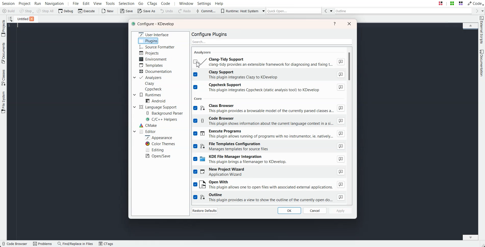 The height and width of the screenshot is (247, 485). What do you see at coordinates (185, 11) in the screenshot?
I see `Redo` at bounding box center [185, 11].